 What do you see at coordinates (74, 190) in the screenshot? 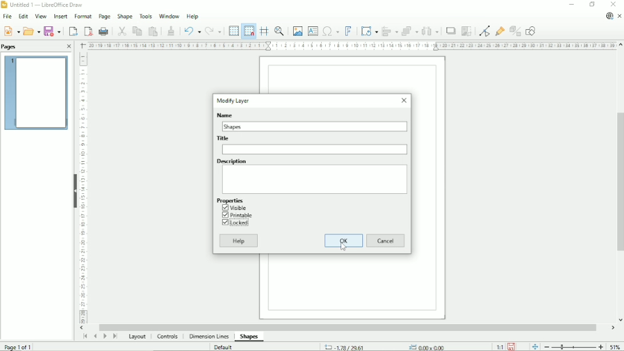
I see `Hide` at bounding box center [74, 190].